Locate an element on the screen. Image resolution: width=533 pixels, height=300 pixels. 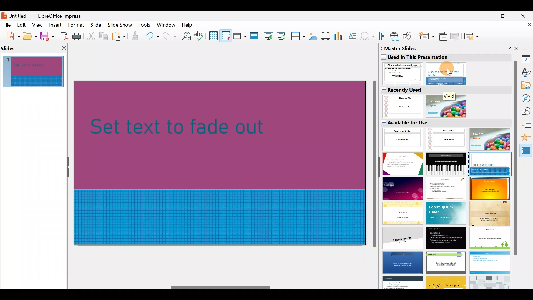
Insert audio or video is located at coordinates (326, 37).